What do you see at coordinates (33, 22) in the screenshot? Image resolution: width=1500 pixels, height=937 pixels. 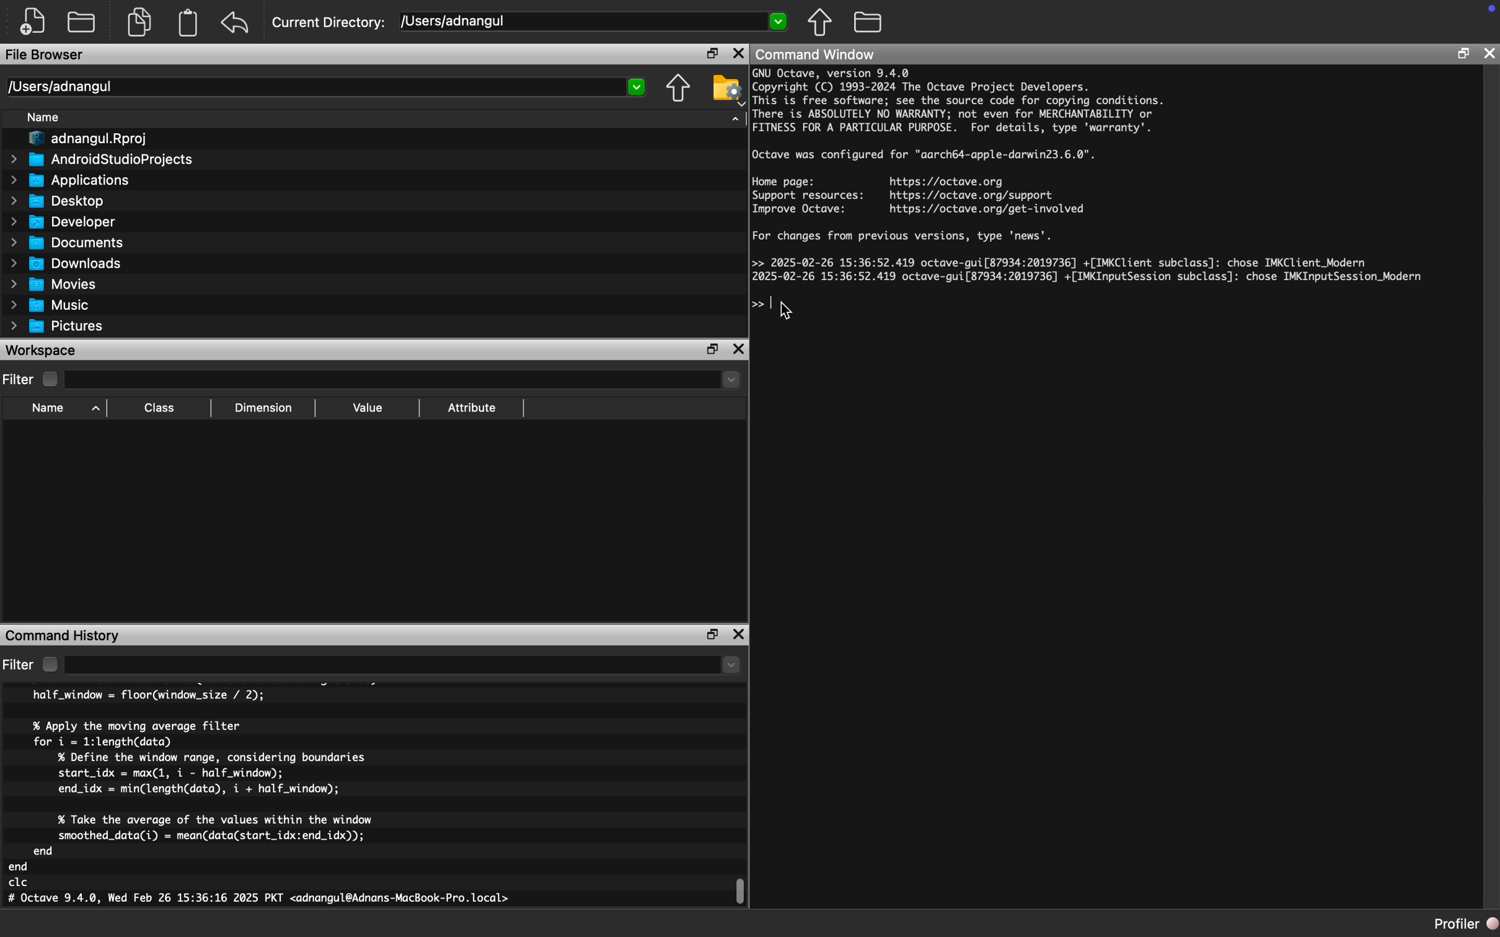 I see `New File` at bounding box center [33, 22].